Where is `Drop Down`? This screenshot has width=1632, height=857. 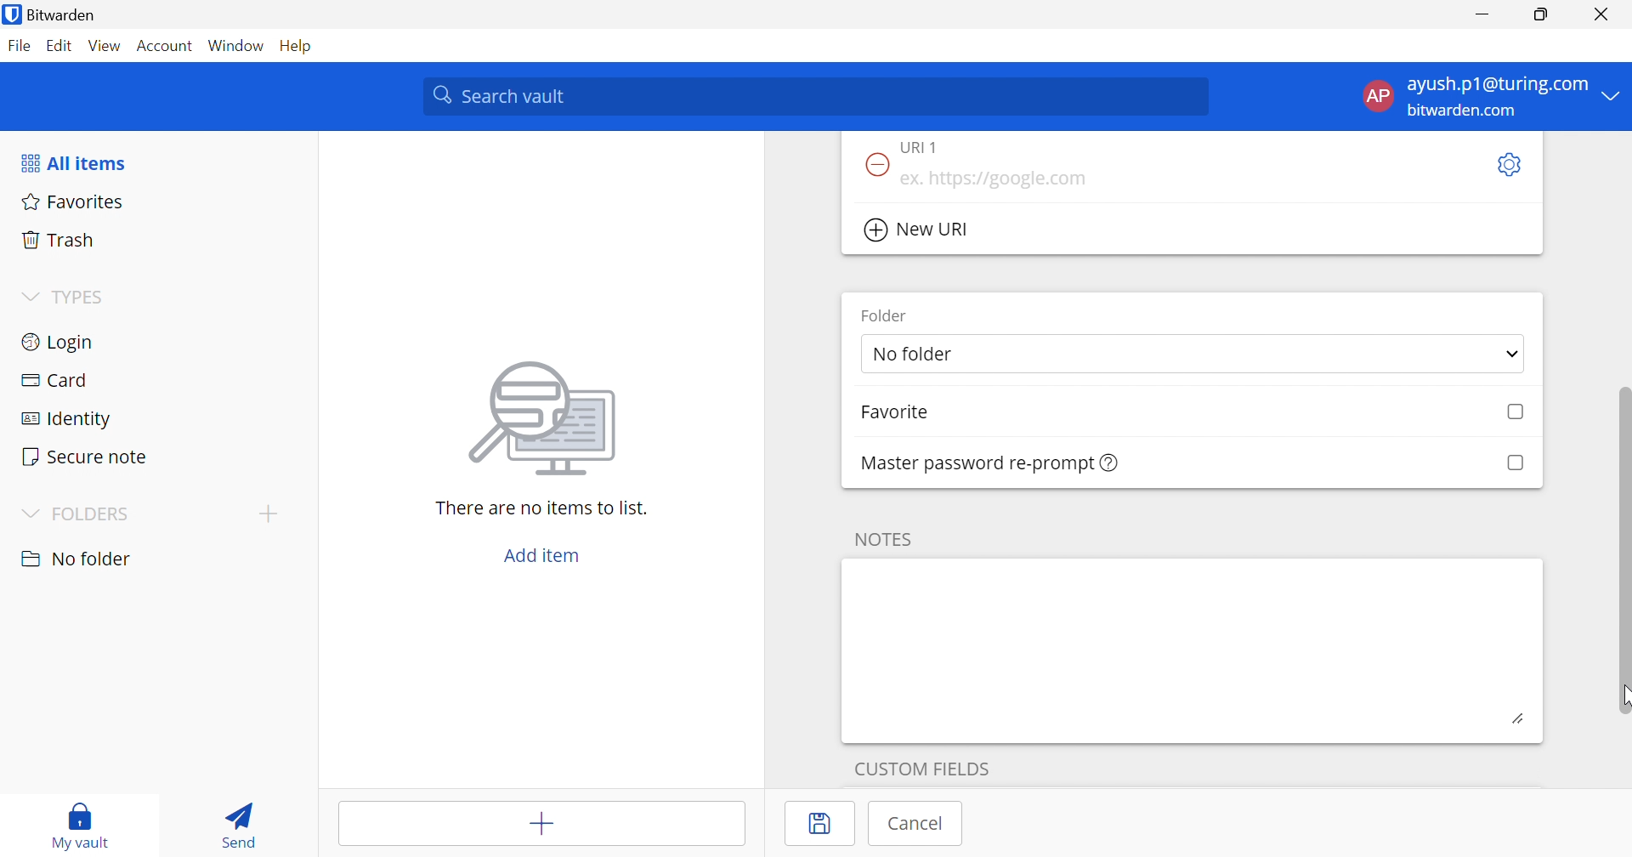
Drop Down is located at coordinates (1612, 94).